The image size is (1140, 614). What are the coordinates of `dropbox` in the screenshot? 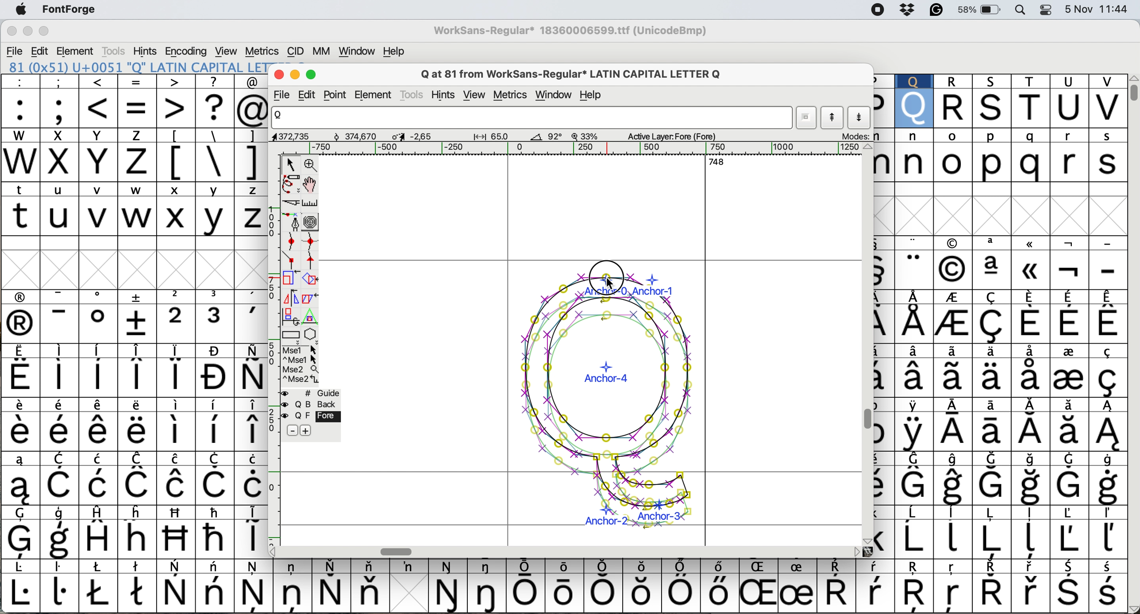 It's located at (909, 11).